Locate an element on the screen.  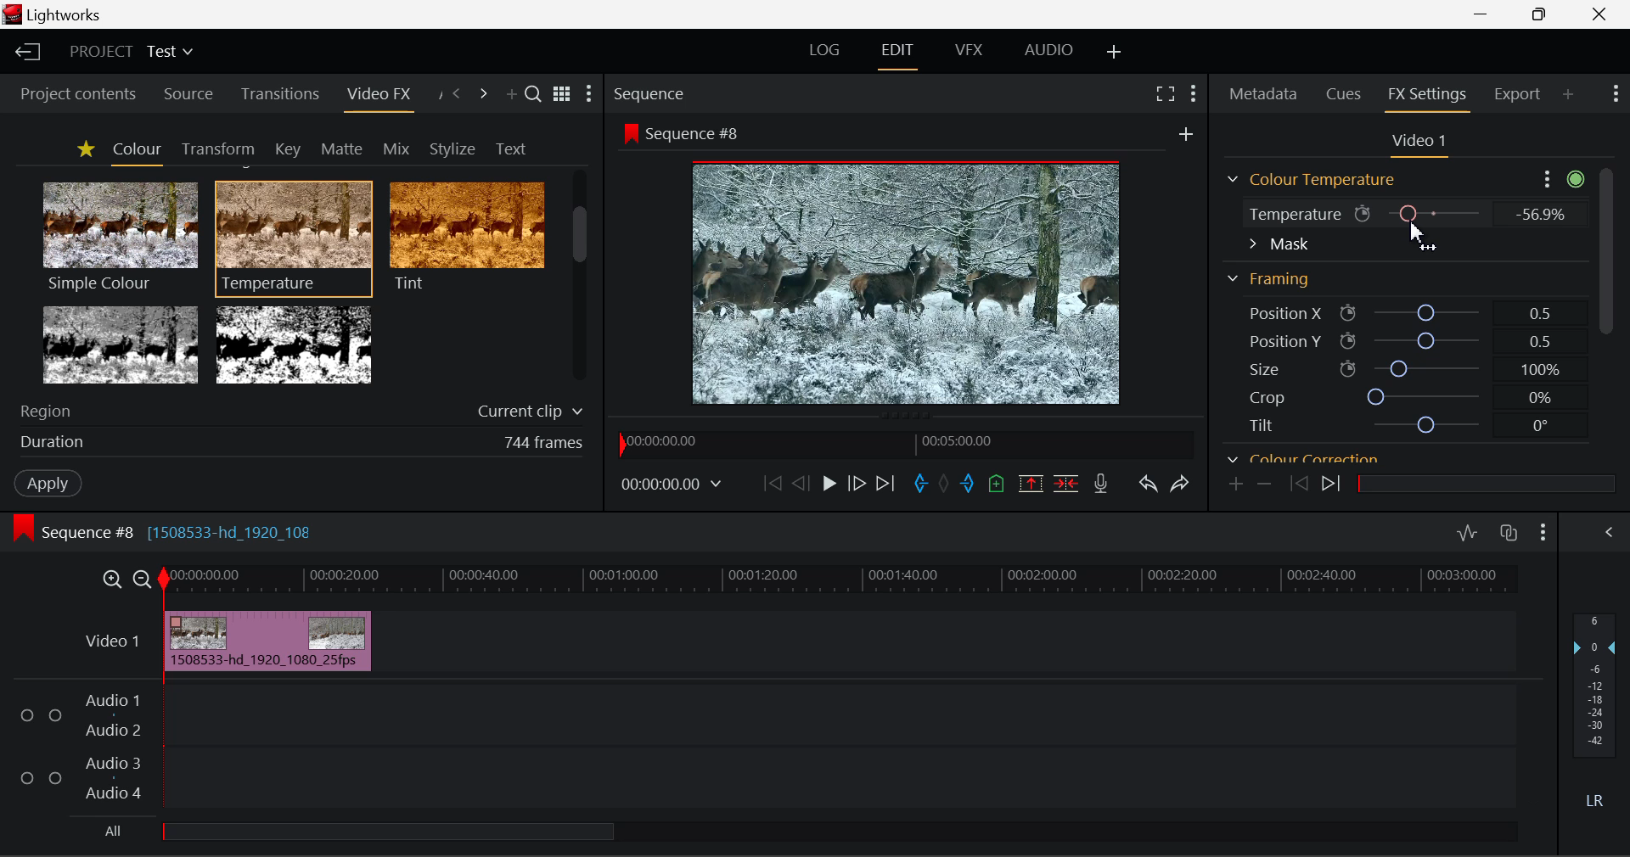
Temperature is located at coordinates (295, 236).